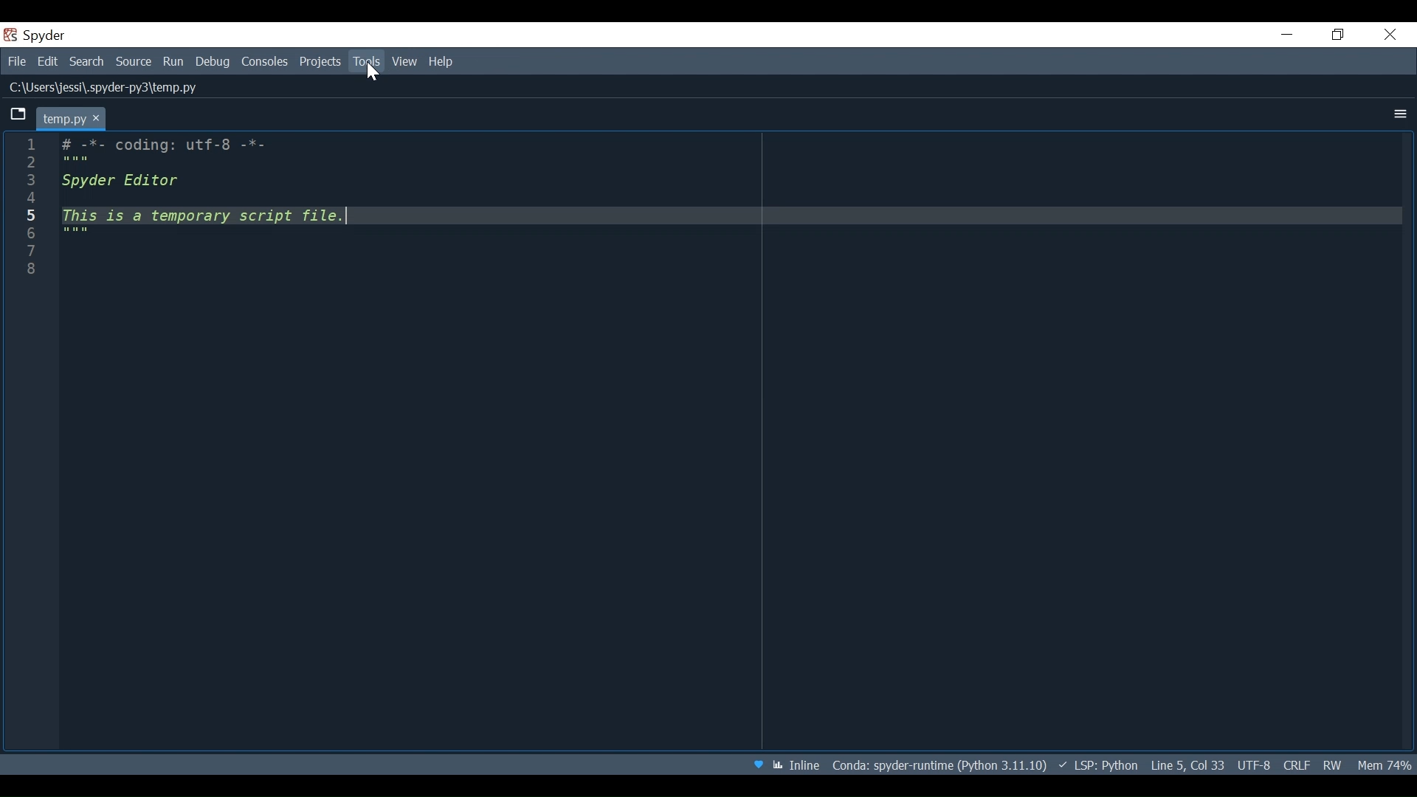 The image size is (1417, 797). What do you see at coordinates (373, 74) in the screenshot?
I see `Cursor` at bounding box center [373, 74].